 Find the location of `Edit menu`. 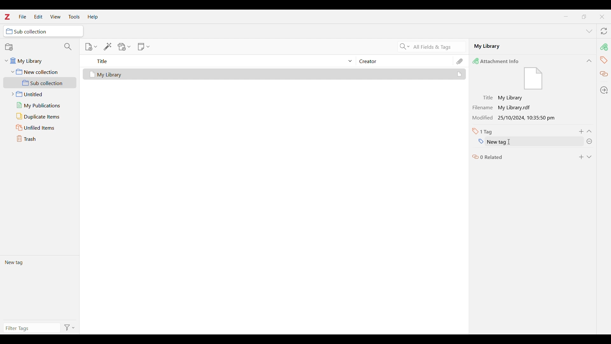

Edit menu is located at coordinates (38, 17).